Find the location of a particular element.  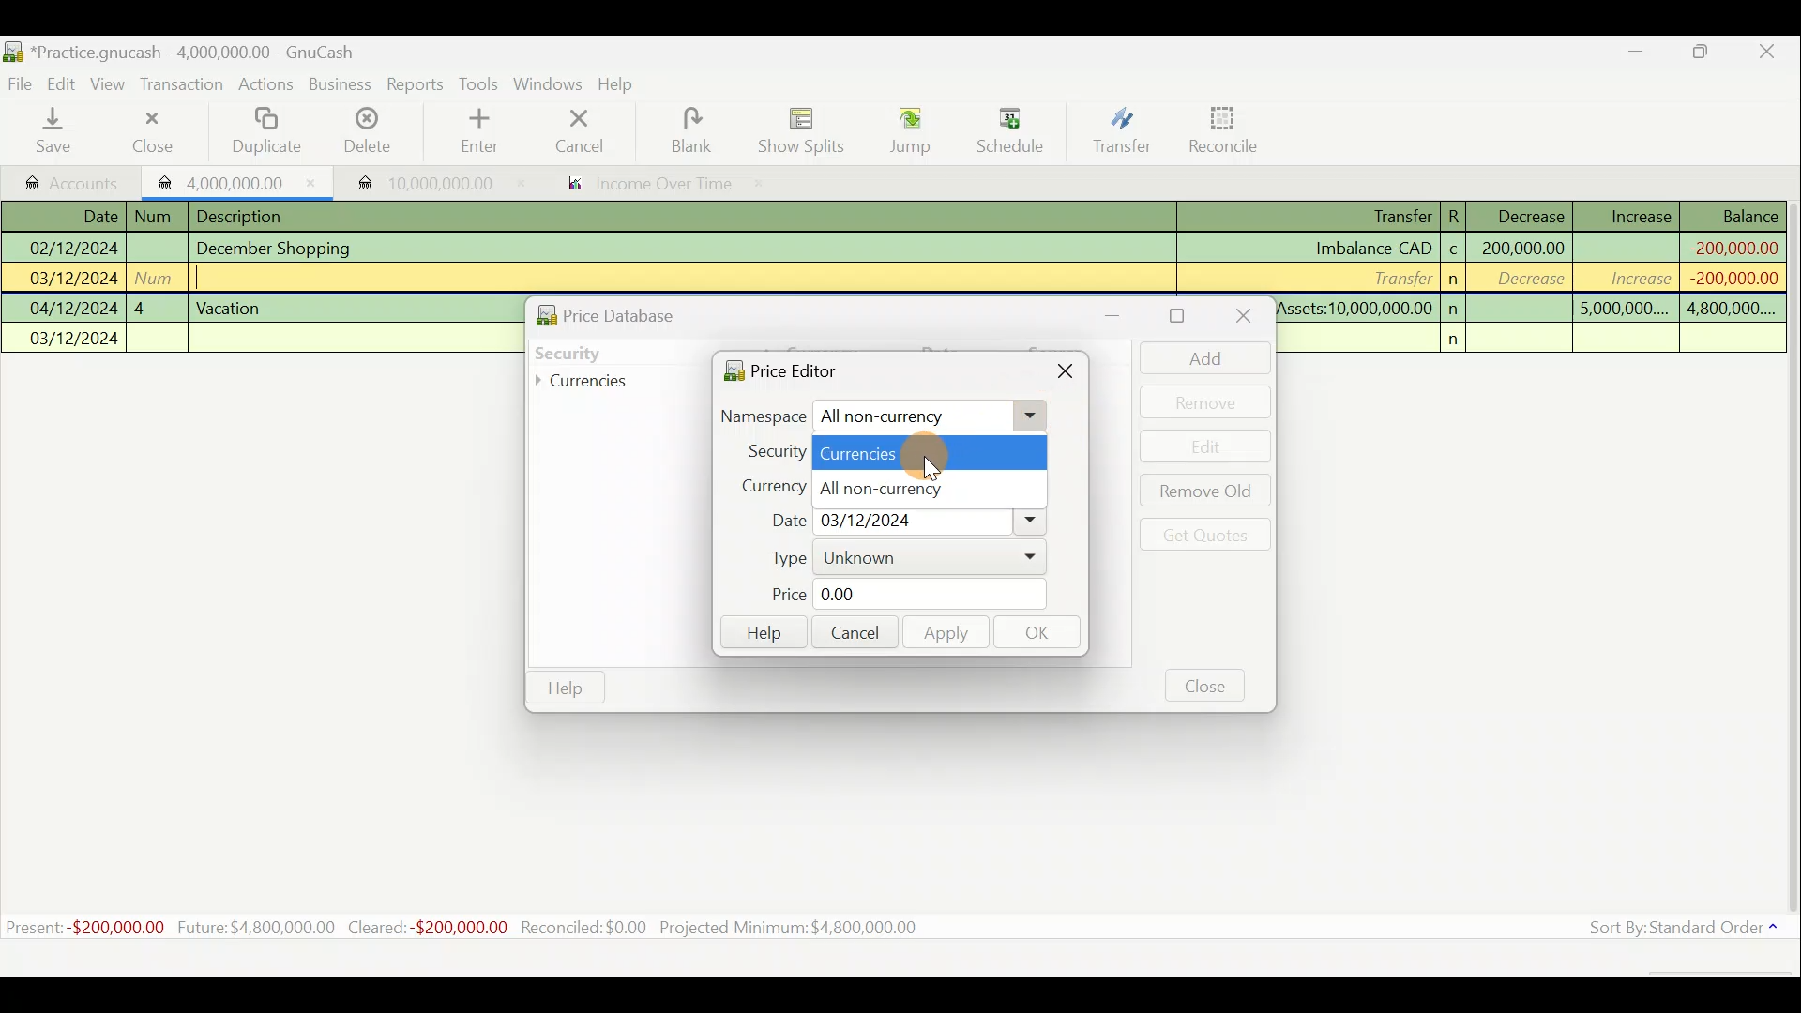

Tools is located at coordinates (480, 83).